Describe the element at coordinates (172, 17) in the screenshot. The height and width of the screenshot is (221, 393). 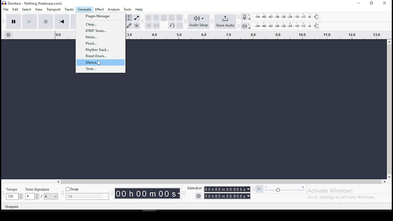
I see `fit project to width` at that location.